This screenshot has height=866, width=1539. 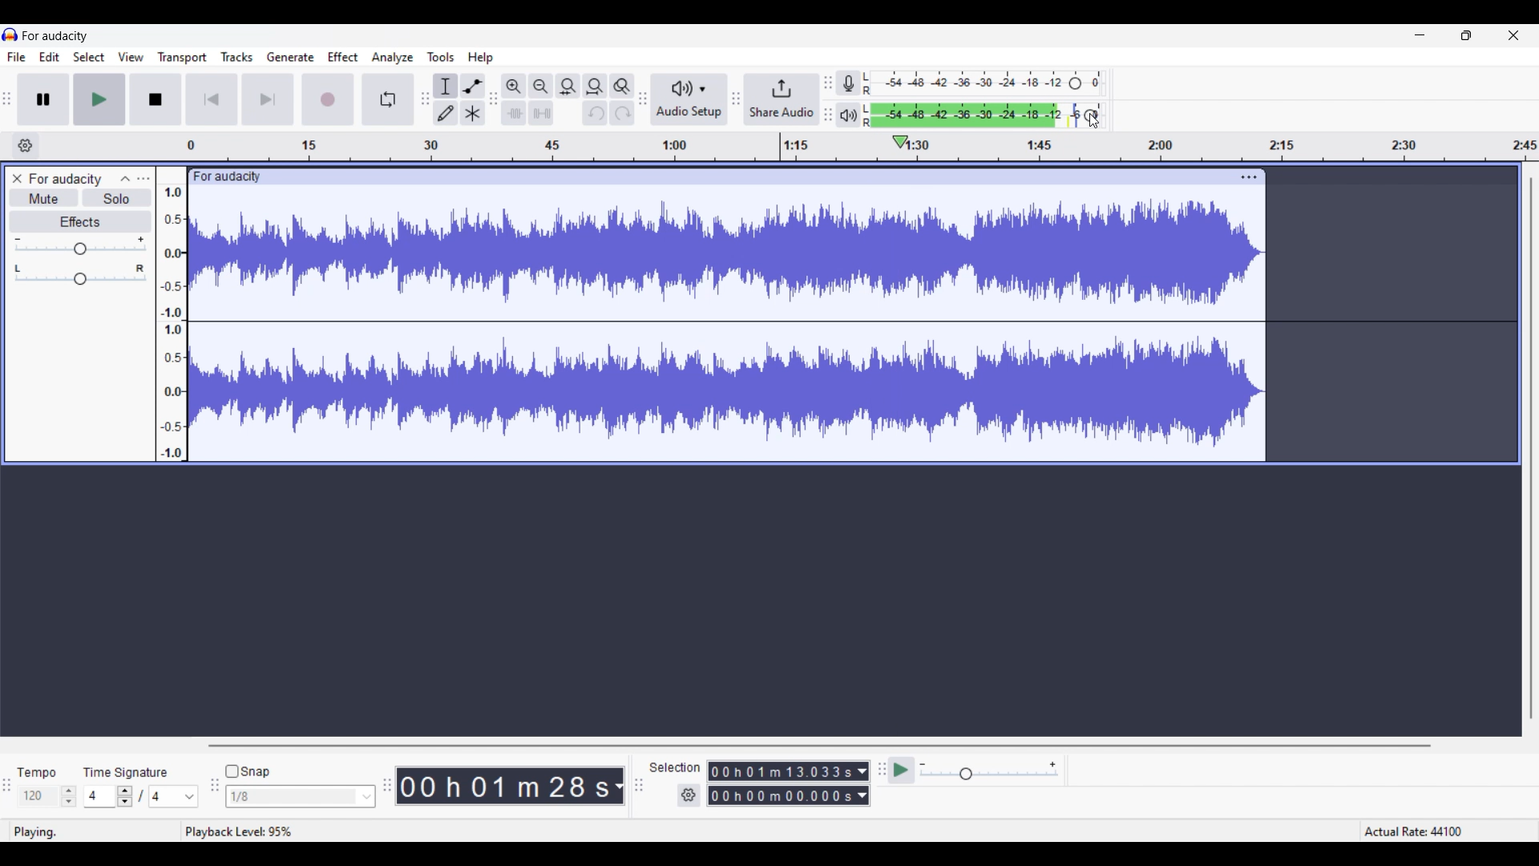 What do you see at coordinates (1249, 176) in the screenshot?
I see `Track settings` at bounding box center [1249, 176].